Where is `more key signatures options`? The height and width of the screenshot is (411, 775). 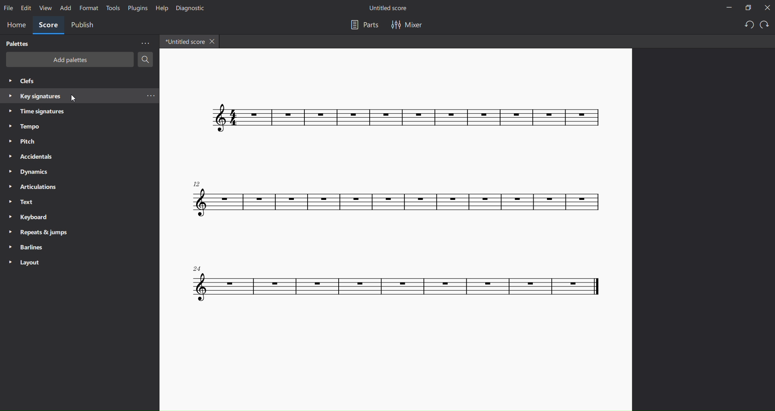 more key signatures options is located at coordinates (152, 98).